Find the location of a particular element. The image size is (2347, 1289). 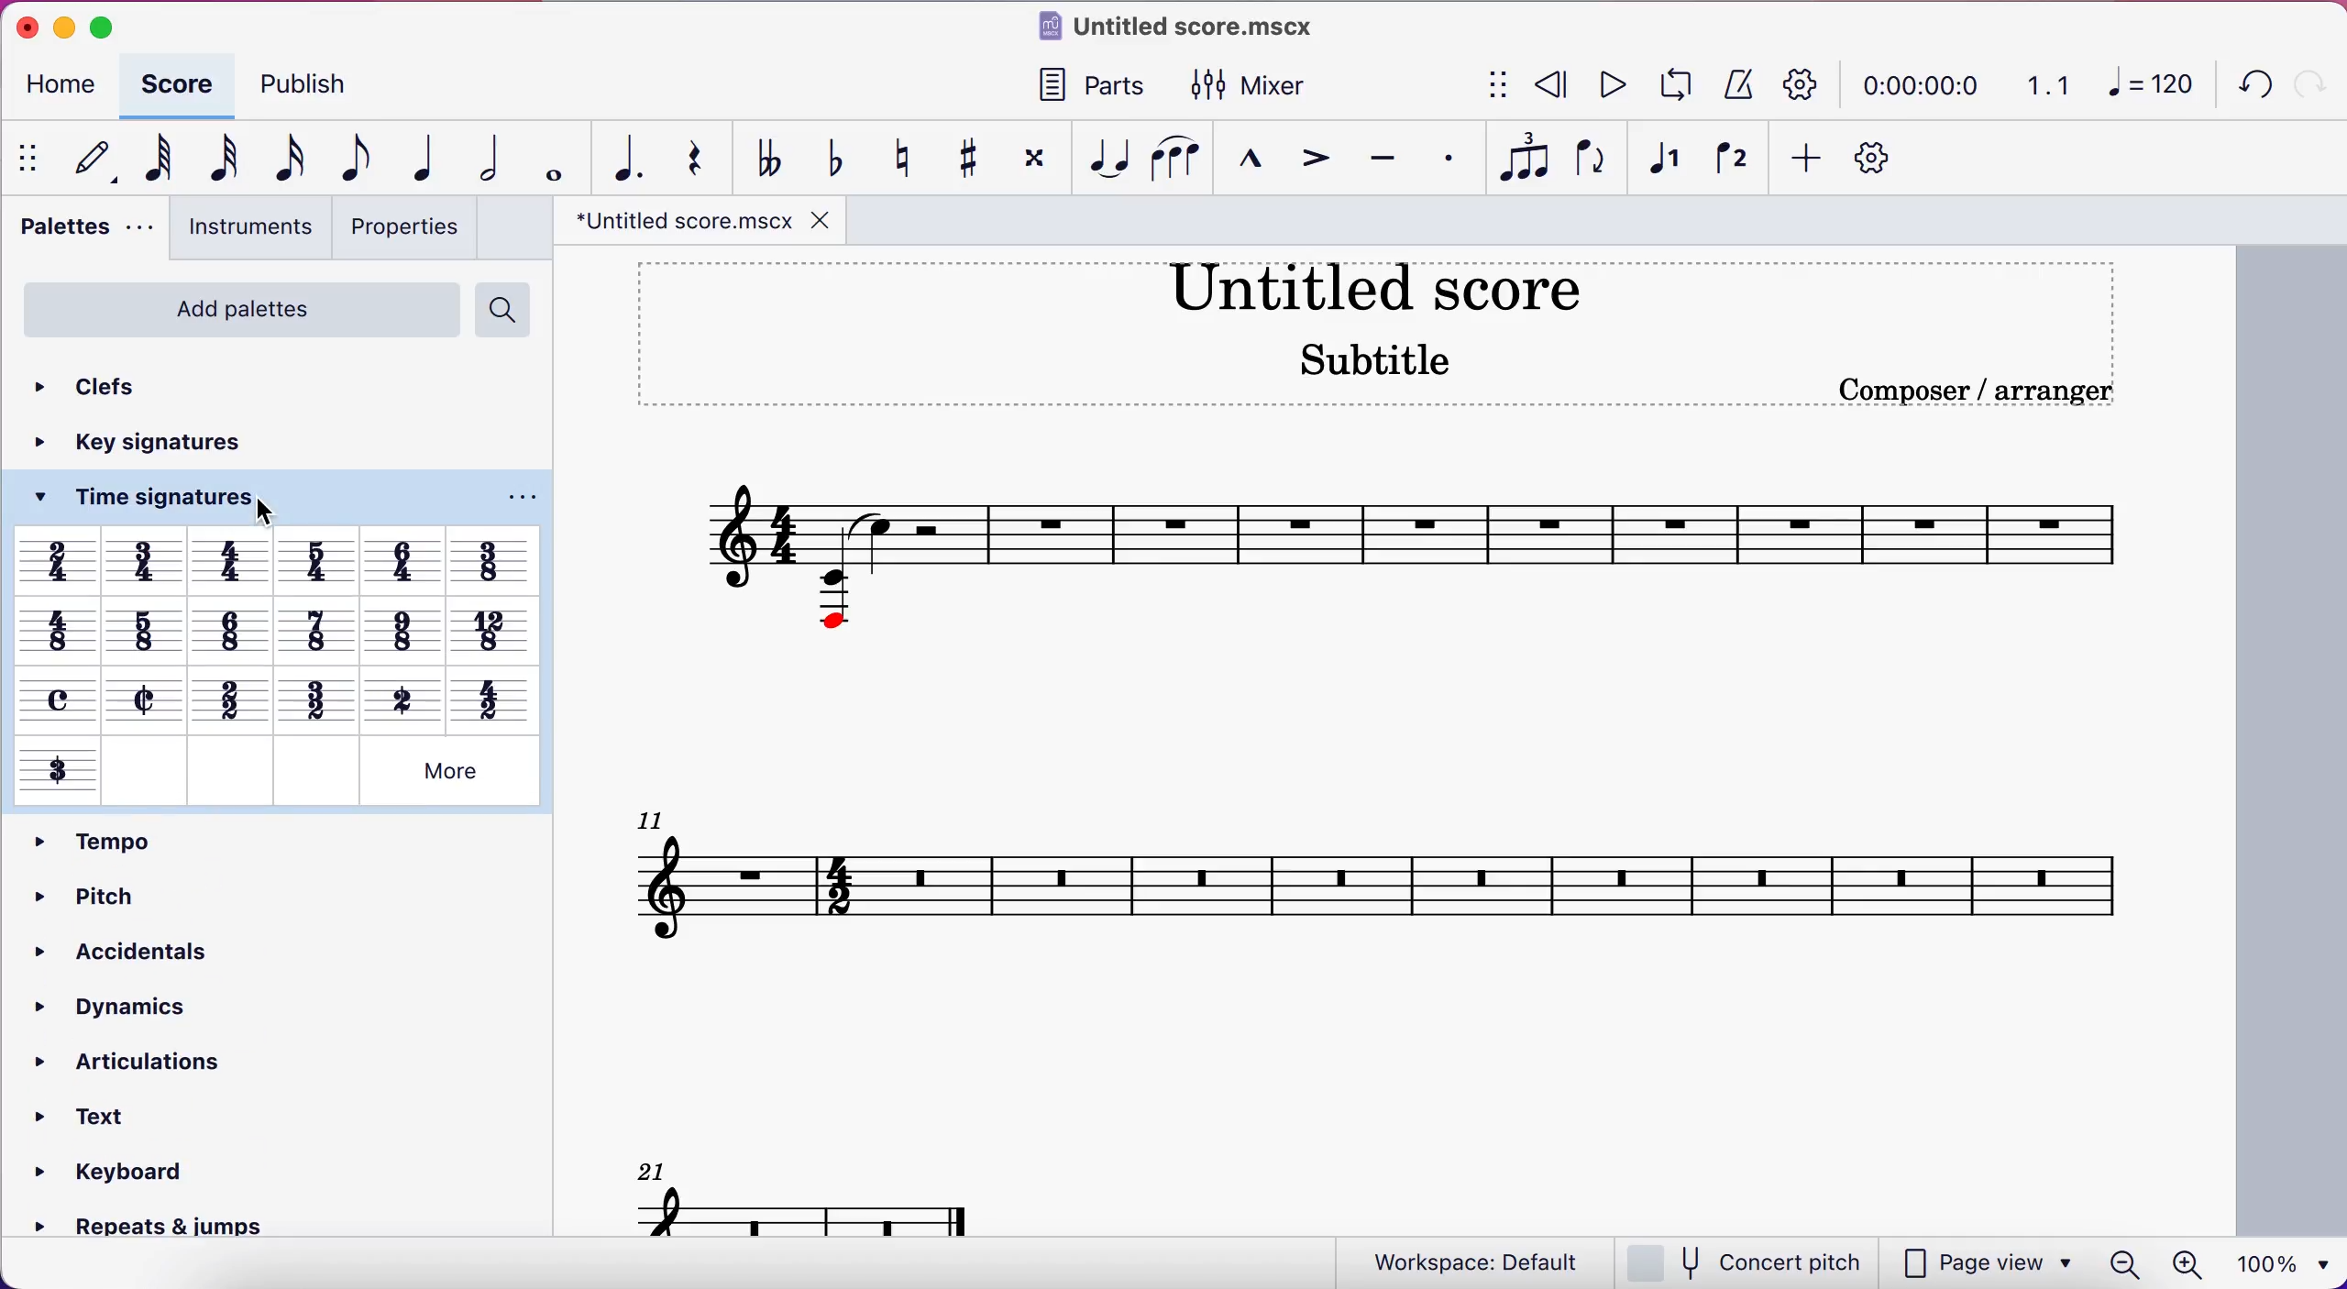

show/hide is located at coordinates (1501, 83).